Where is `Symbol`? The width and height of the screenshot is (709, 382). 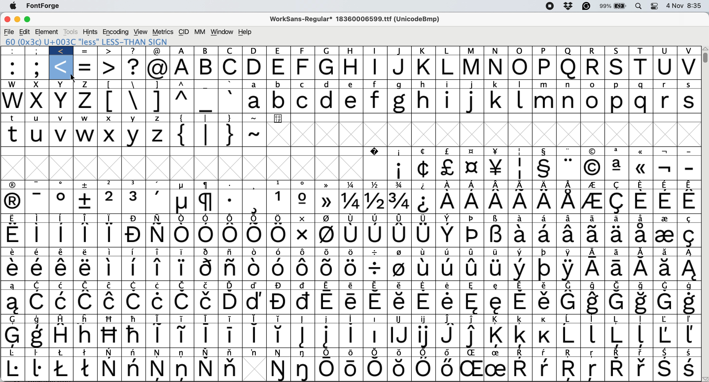 Symbol is located at coordinates (13, 234).